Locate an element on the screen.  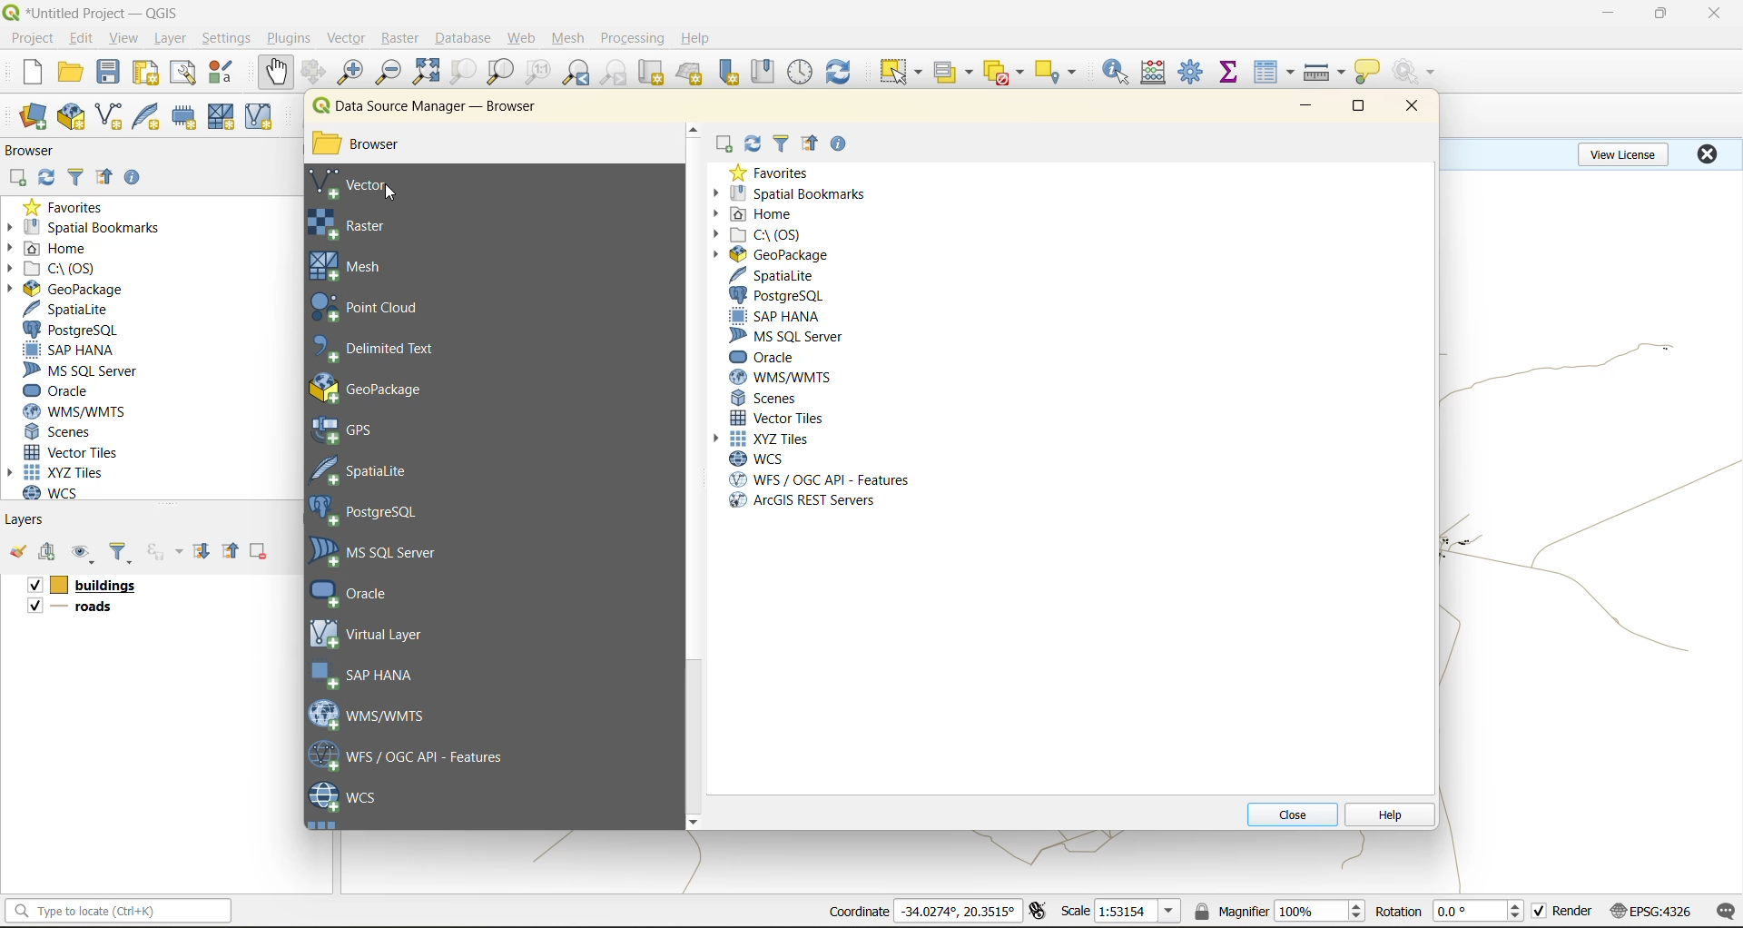
oracle is located at coordinates (365, 593).